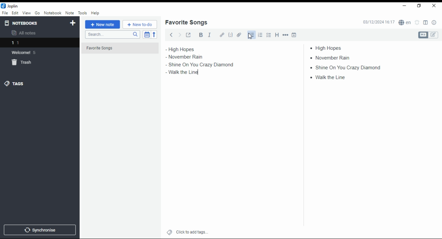 The width and height of the screenshot is (442, 239). What do you see at coordinates (116, 48) in the screenshot?
I see `Favorite Songs` at bounding box center [116, 48].